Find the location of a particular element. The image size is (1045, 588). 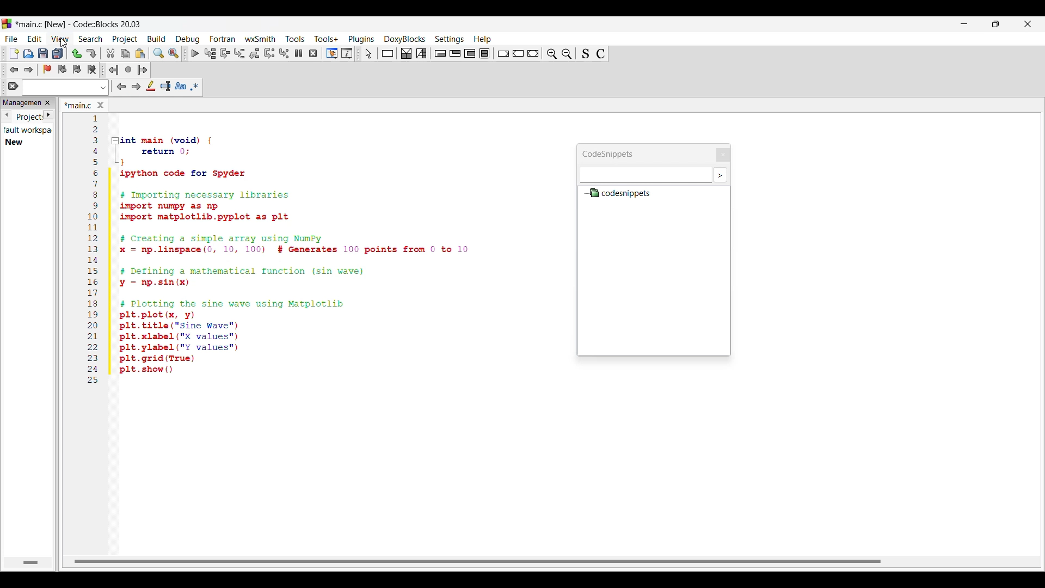

Zoom in is located at coordinates (567, 53).